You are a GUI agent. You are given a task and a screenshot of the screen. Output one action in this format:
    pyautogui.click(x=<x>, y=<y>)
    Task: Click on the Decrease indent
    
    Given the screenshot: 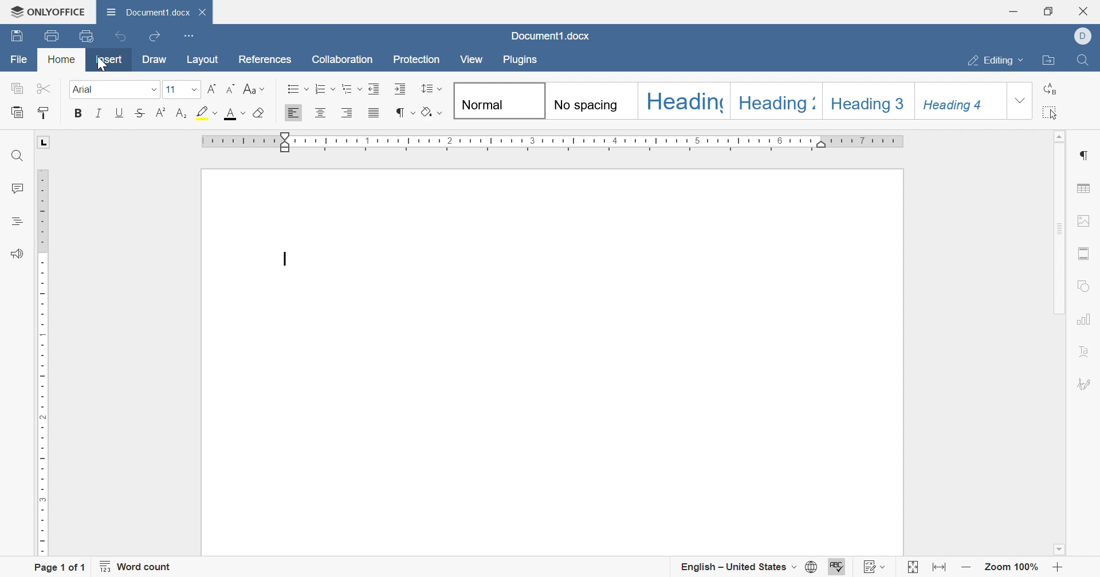 What is the action you would take?
    pyautogui.click(x=375, y=89)
    